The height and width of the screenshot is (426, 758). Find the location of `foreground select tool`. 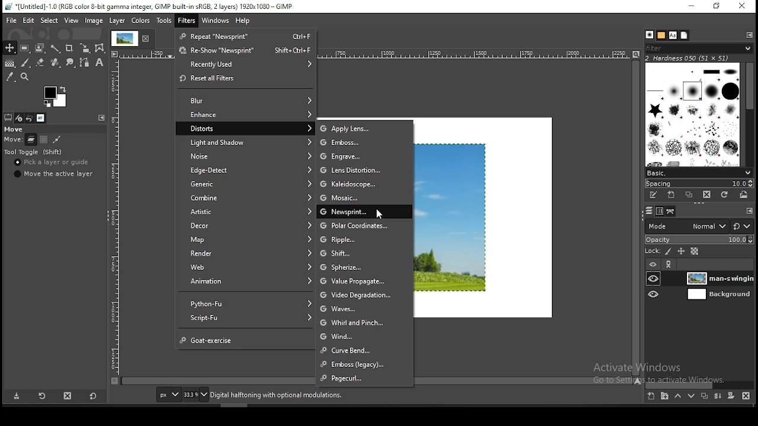

foreground select tool is located at coordinates (39, 49).